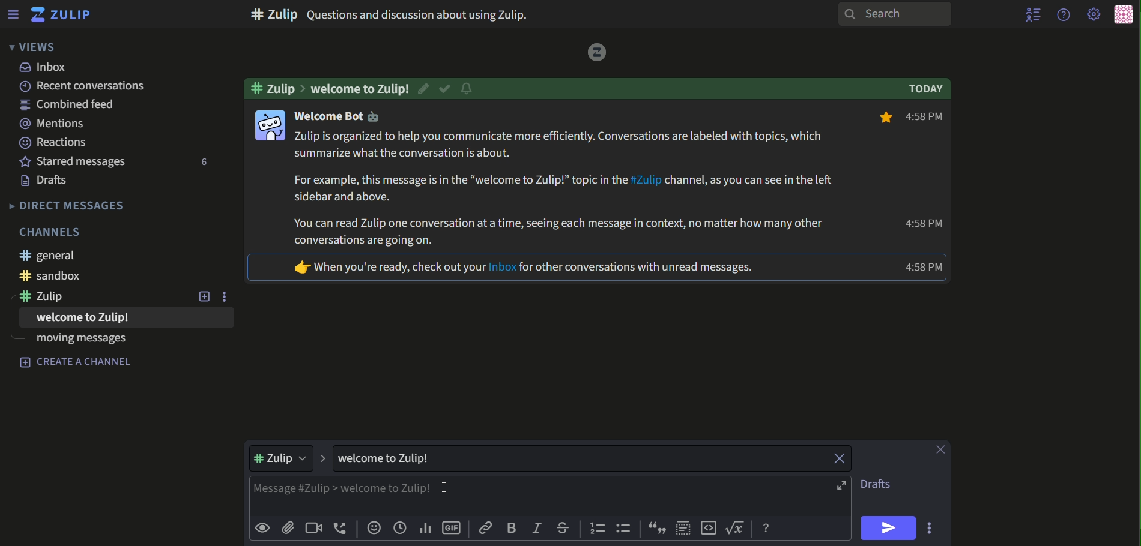  What do you see at coordinates (683, 527) in the screenshot?
I see `spoiler` at bounding box center [683, 527].